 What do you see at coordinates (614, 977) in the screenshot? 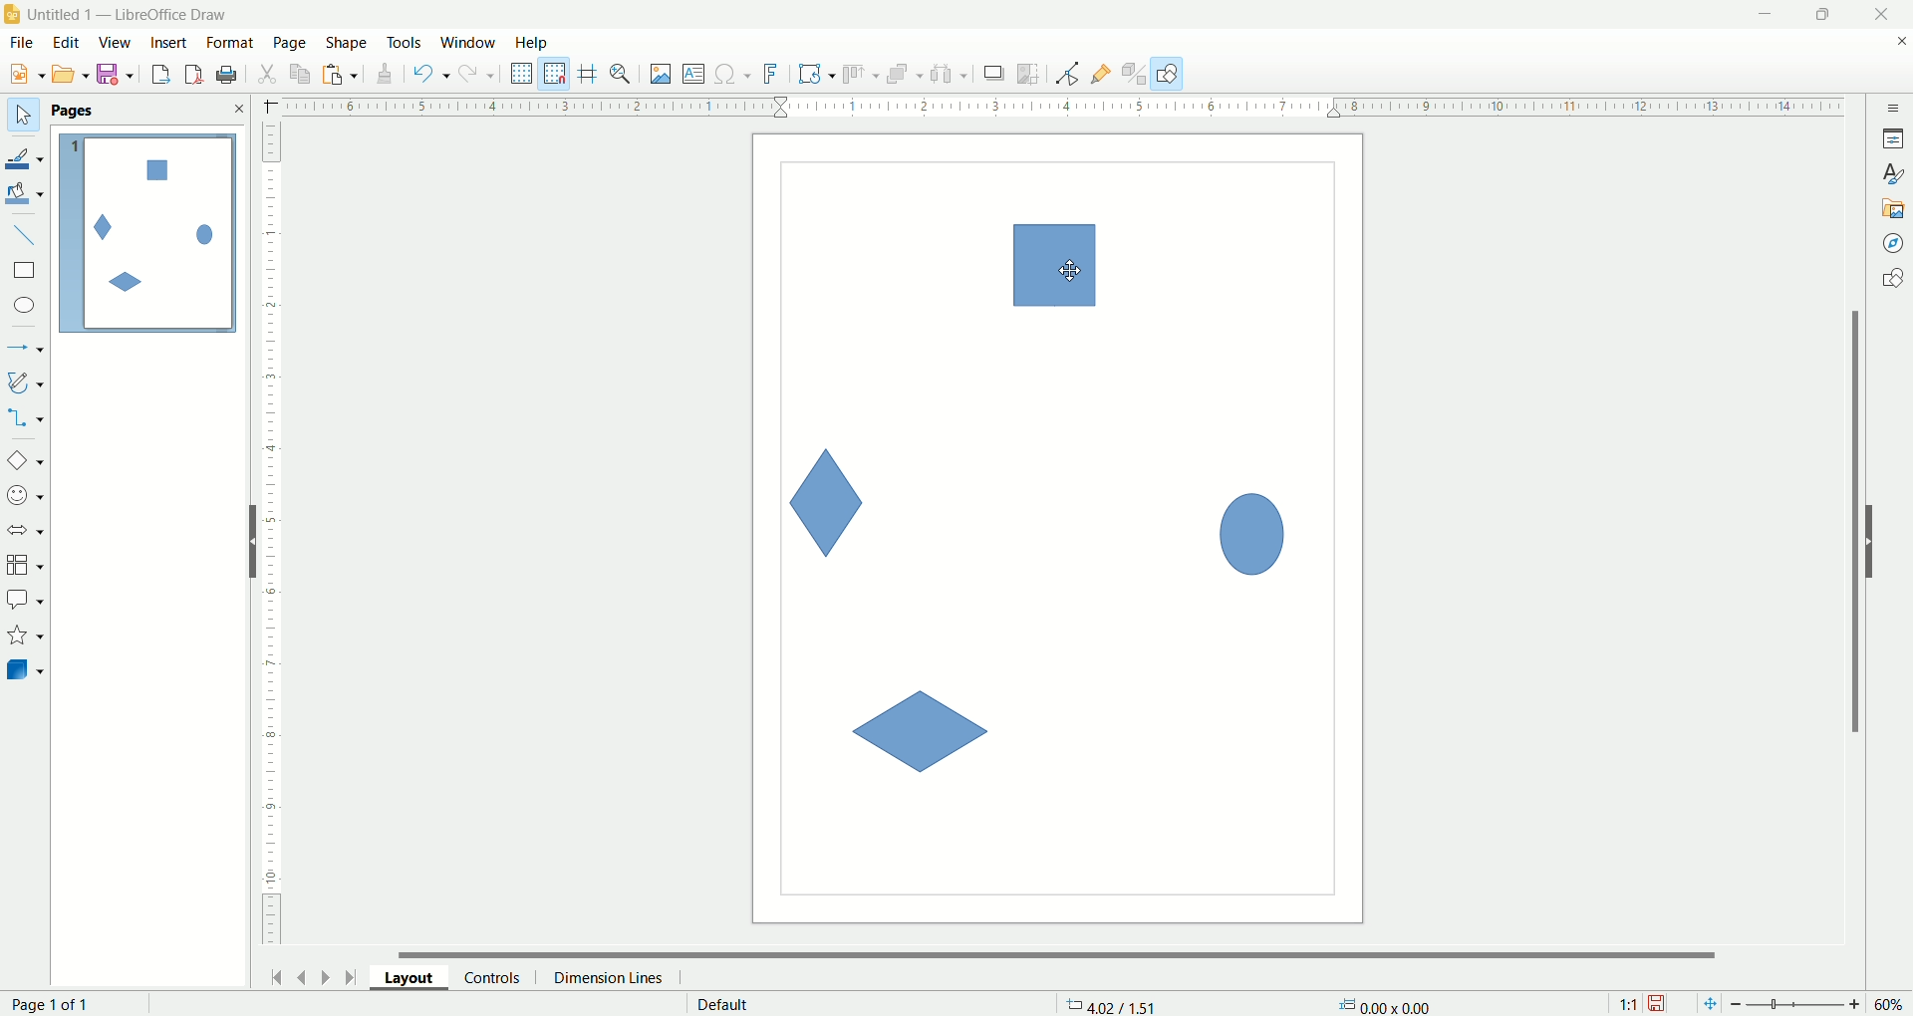
I see `dimension lines` at bounding box center [614, 977].